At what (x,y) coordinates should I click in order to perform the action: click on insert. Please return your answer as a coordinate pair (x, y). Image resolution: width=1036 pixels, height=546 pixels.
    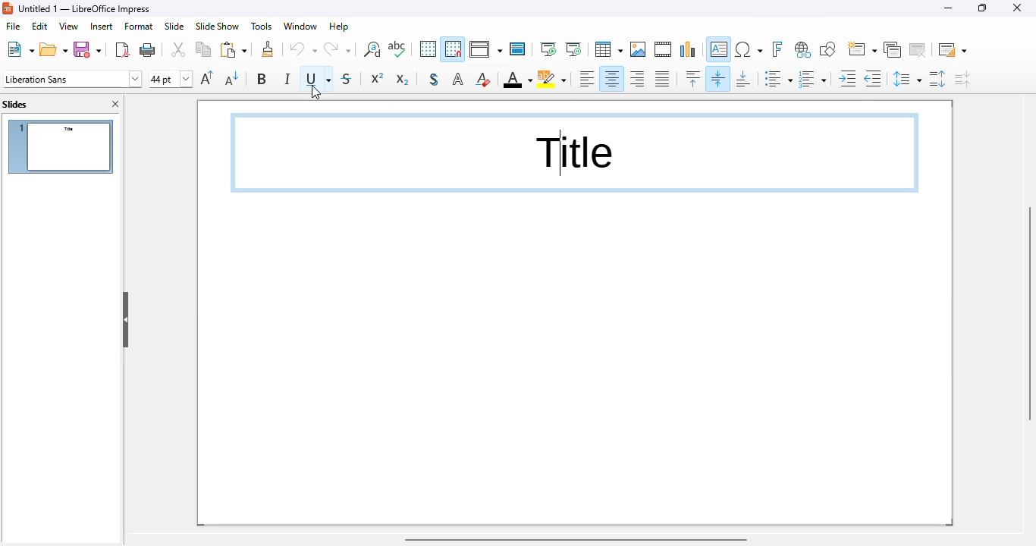
    Looking at the image, I should click on (102, 27).